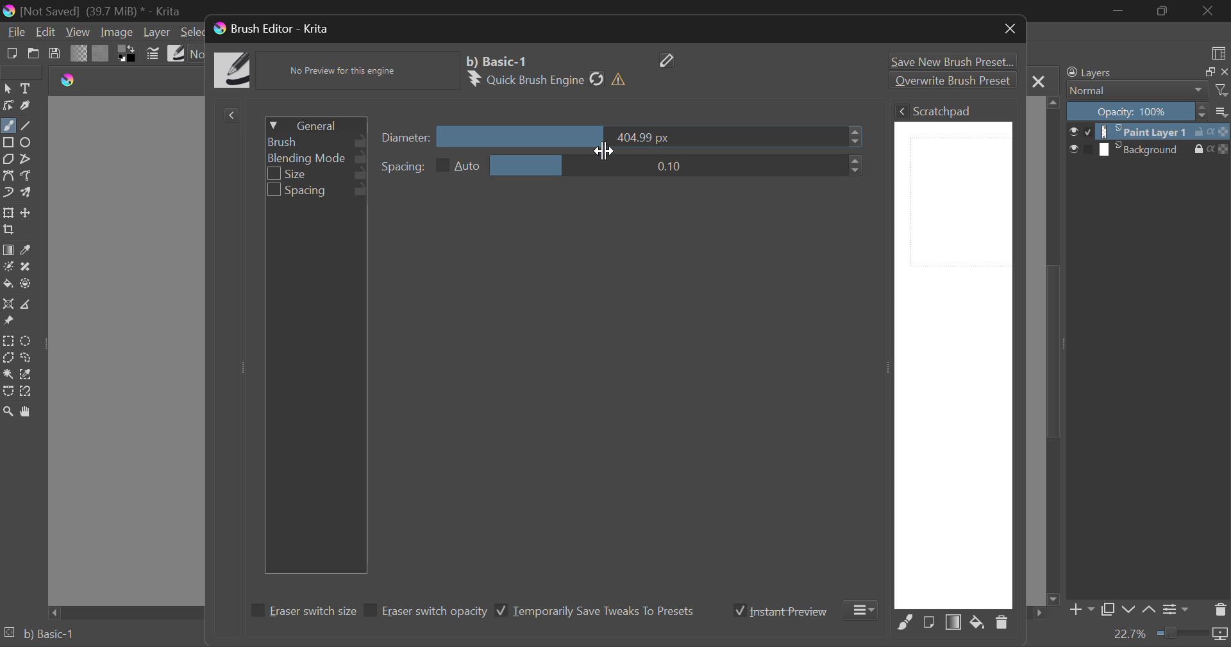  What do you see at coordinates (47, 32) in the screenshot?
I see `Edit` at bounding box center [47, 32].